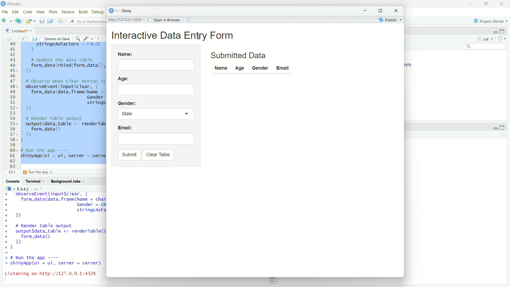 The height and width of the screenshot is (287, 510). I want to click on maximize, so click(505, 31).